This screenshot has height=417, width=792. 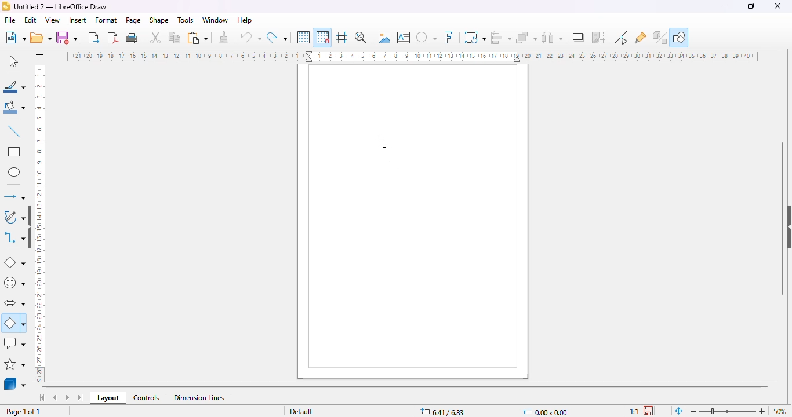 What do you see at coordinates (15, 152) in the screenshot?
I see `rectangle` at bounding box center [15, 152].